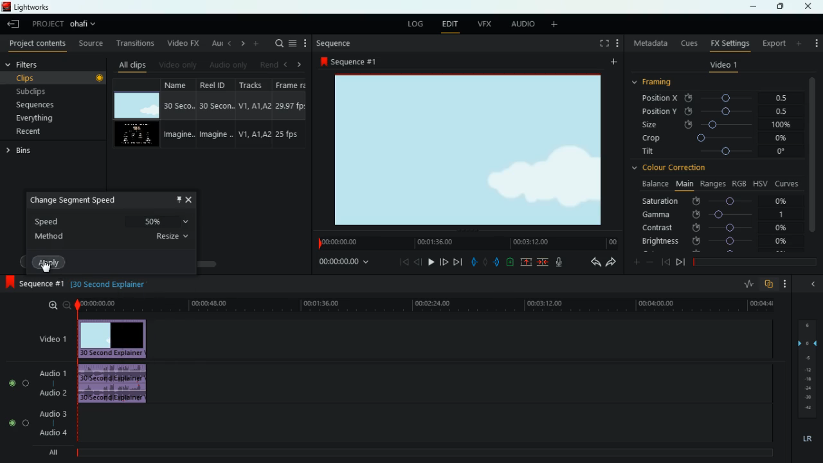 This screenshot has width=823, height=463. Describe the element at coordinates (418, 262) in the screenshot. I see `back` at that location.